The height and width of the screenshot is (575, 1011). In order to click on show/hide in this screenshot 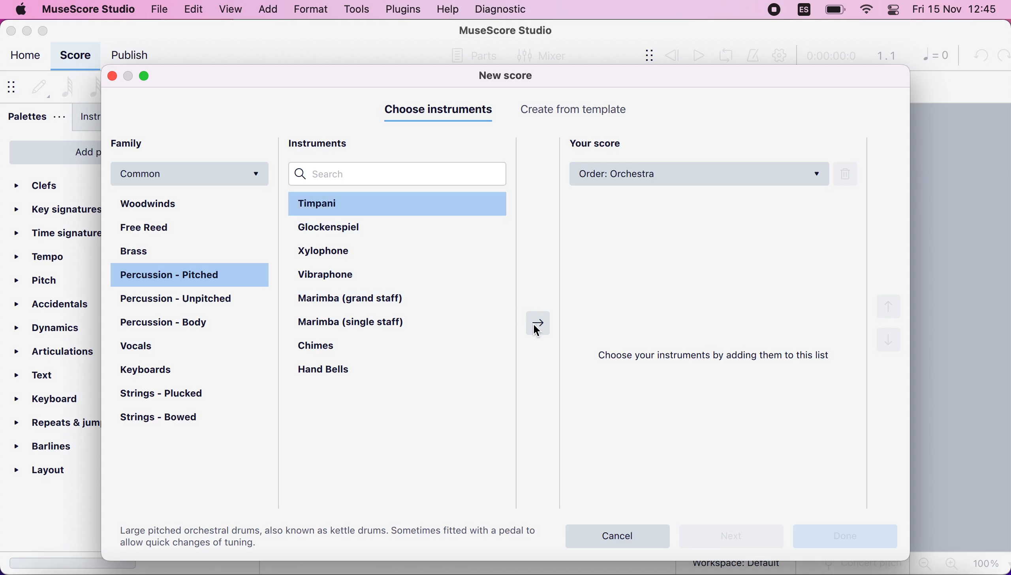, I will do `click(14, 86)`.